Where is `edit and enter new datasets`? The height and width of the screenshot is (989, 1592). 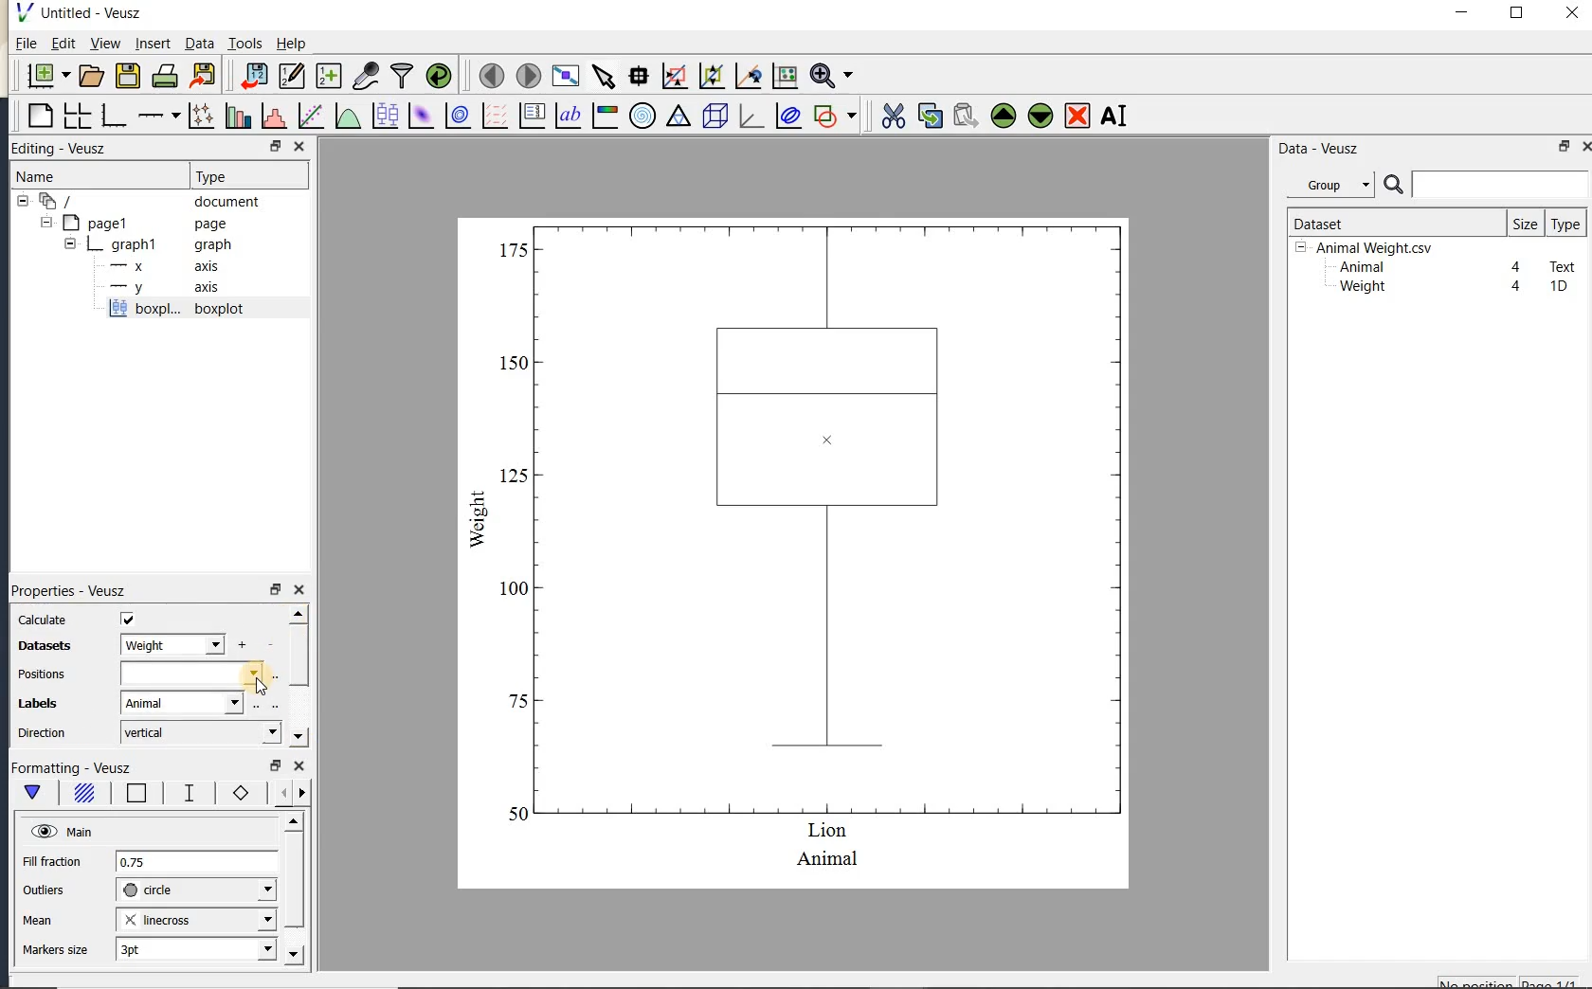 edit and enter new datasets is located at coordinates (291, 76).